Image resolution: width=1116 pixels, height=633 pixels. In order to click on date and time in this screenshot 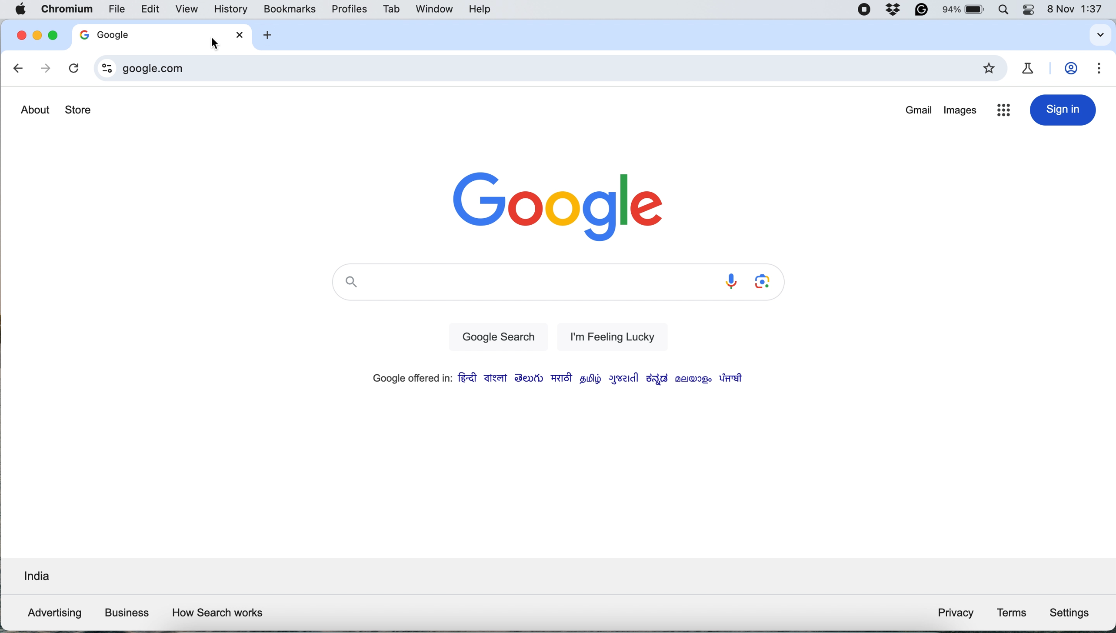, I will do `click(1078, 9)`.